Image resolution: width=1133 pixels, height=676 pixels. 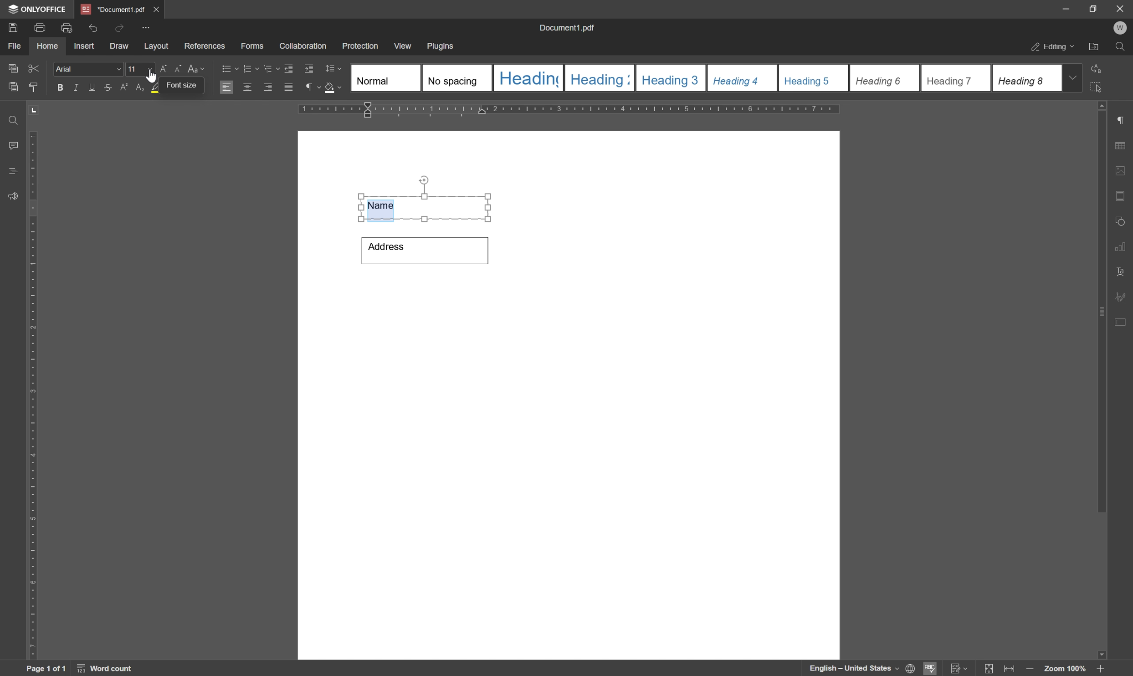 What do you see at coordinates (65, 27) in the screenshot?
I see `quick print` at bounding box center [65, 27].